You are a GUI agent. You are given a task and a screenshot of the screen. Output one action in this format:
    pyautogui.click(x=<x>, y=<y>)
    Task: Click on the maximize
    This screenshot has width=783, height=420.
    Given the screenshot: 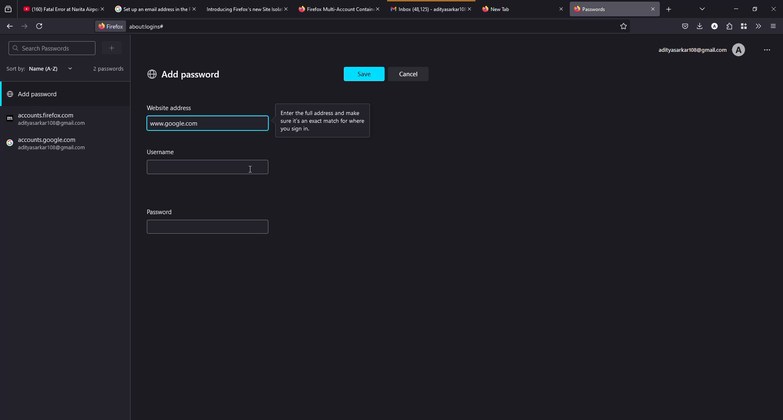 What is the action you would take?
    pyautogui.click(x=753, y=9)
    